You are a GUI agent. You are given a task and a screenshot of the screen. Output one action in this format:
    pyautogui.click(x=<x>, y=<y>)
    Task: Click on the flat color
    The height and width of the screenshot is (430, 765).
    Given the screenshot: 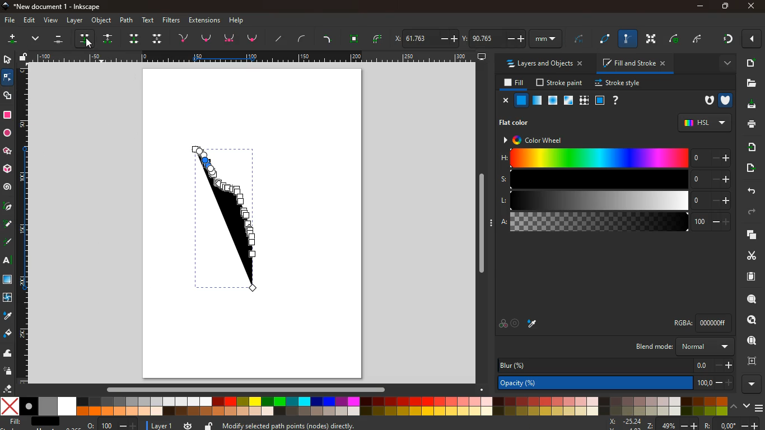 What is the action you would take?
    pyautogui.click(x=518, y=122)
    